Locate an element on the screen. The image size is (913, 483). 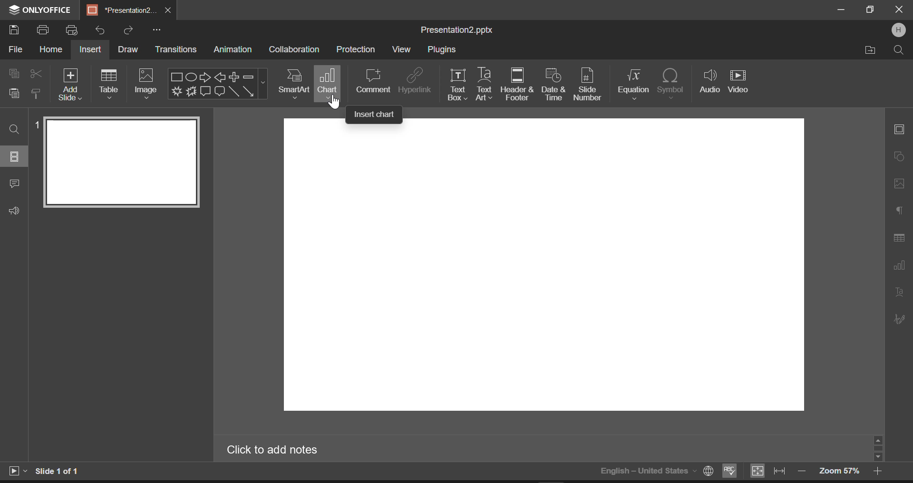
Text Art is located at coordinates (483, 84).